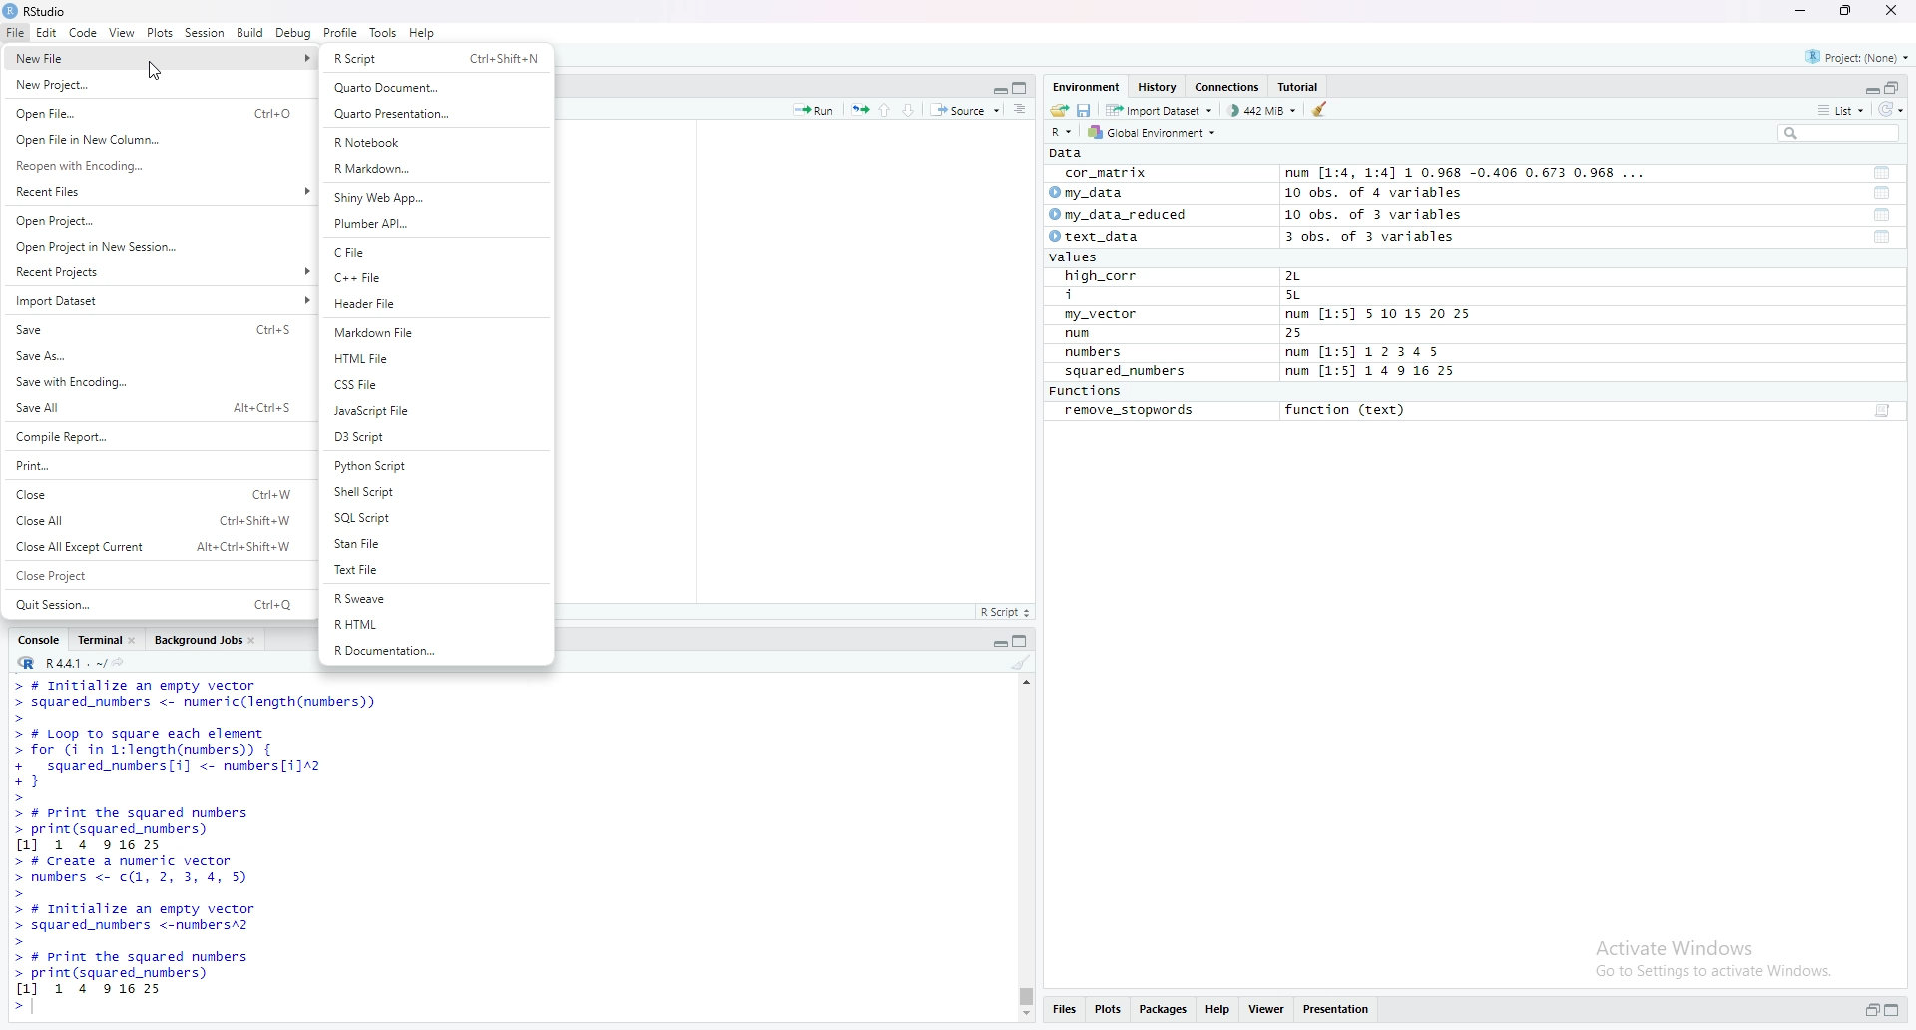 Image resolution: width=1916 pixels, height=1030 pixels. I want to click on Presentation, so click(1335, 1010).